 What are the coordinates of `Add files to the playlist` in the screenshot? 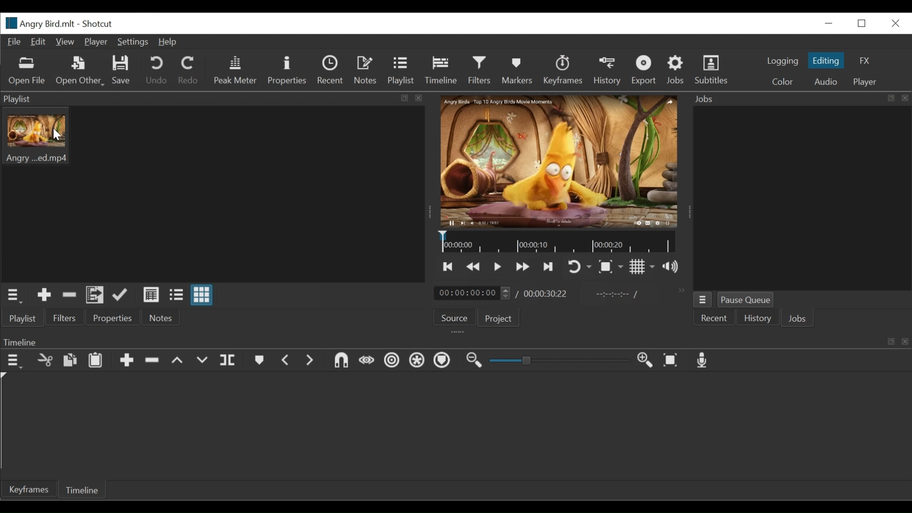 It's located at (95, 295).